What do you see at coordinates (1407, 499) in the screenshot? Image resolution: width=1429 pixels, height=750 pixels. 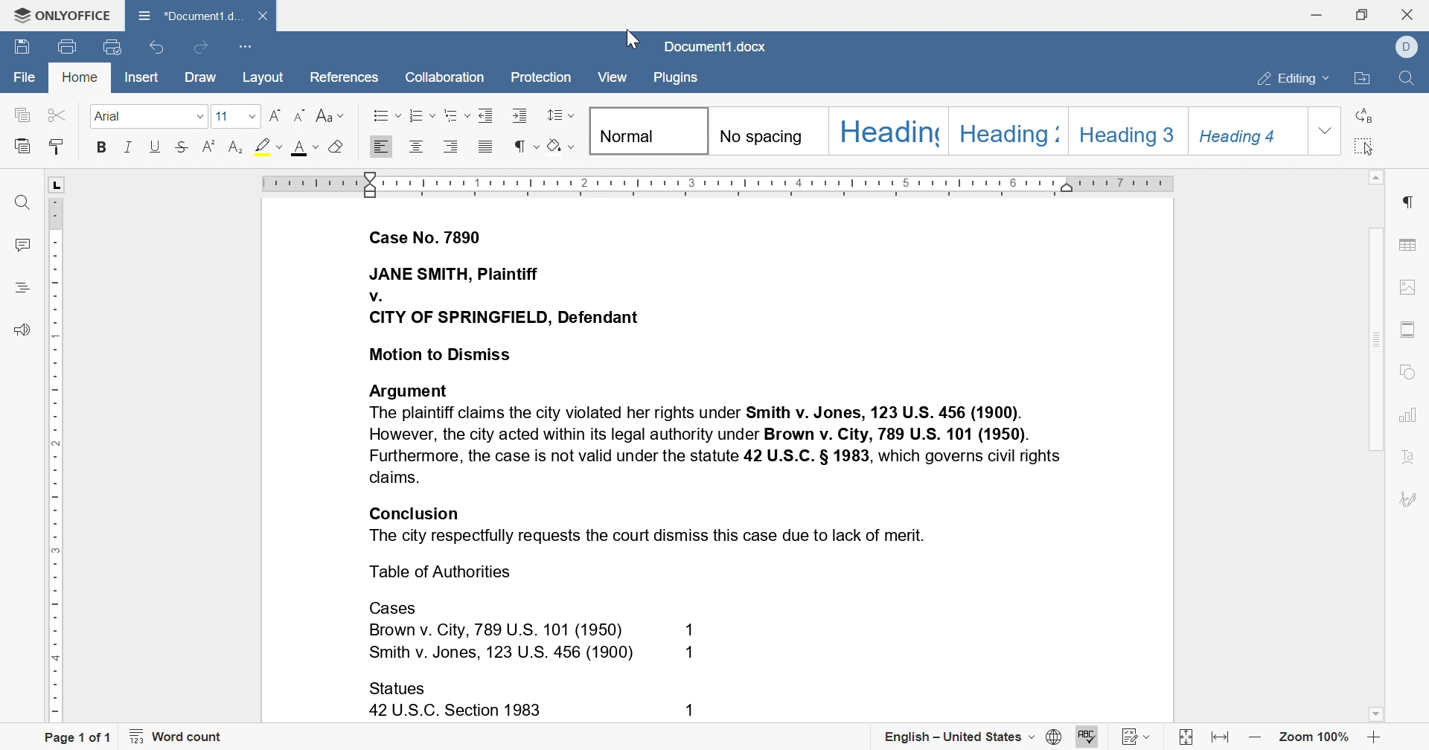 I see `signature settings` at bounding box center [1407, 499].